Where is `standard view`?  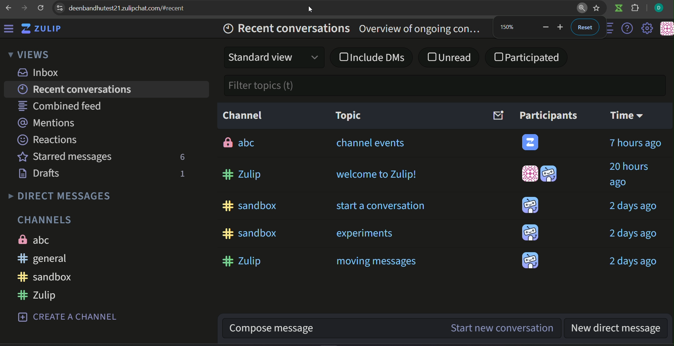
standard view is located at coordinates (276, 56).